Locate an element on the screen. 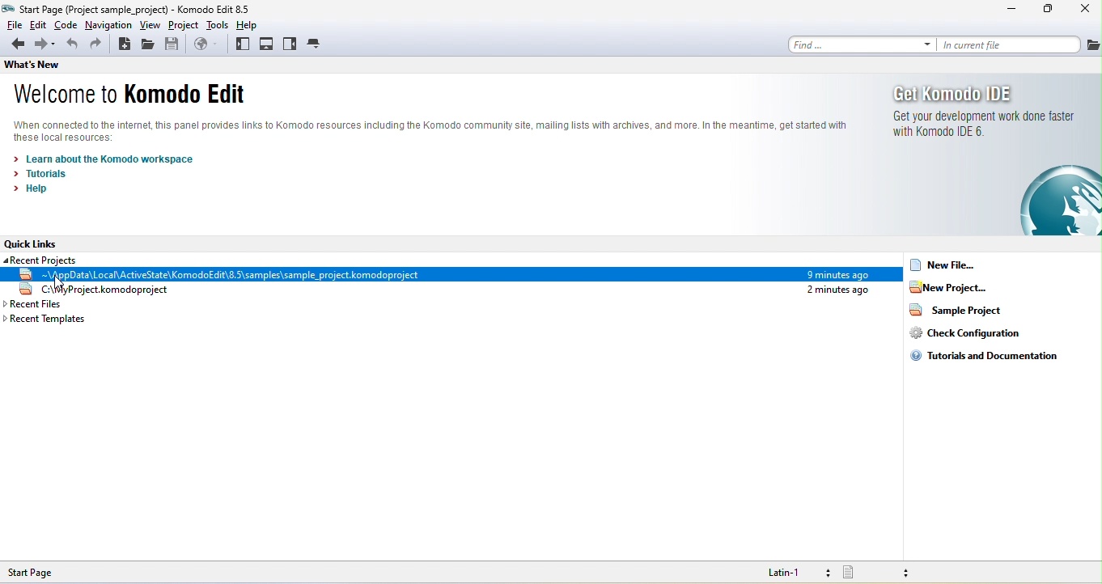 This screenshot has height=584, width=1102. maximize is located at coordinates (1046, 11).